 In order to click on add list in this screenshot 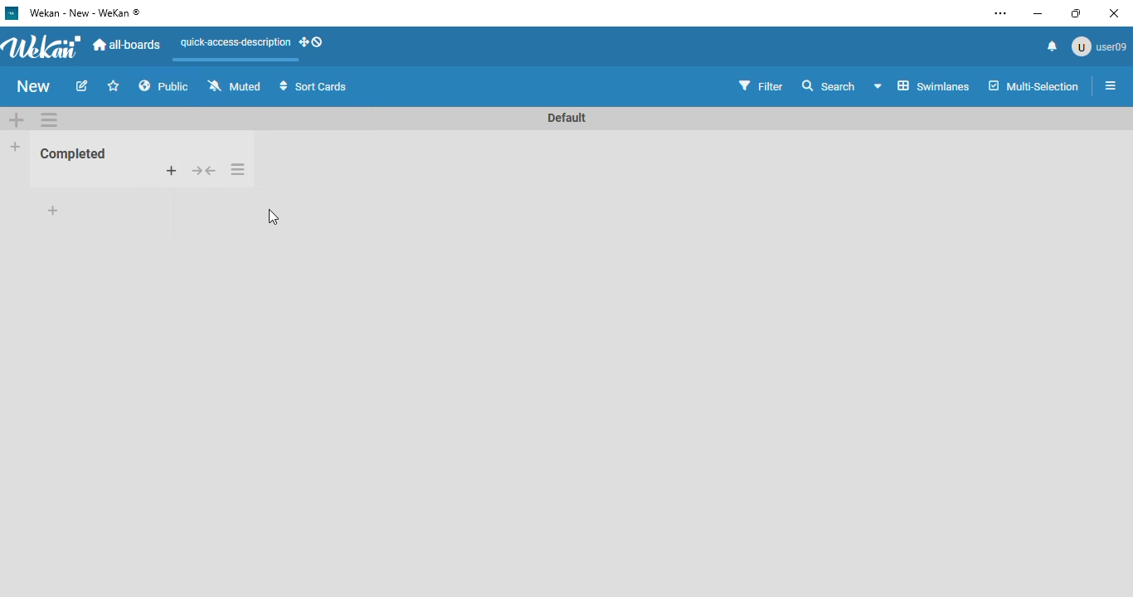, I will do `click(16, 147)`.